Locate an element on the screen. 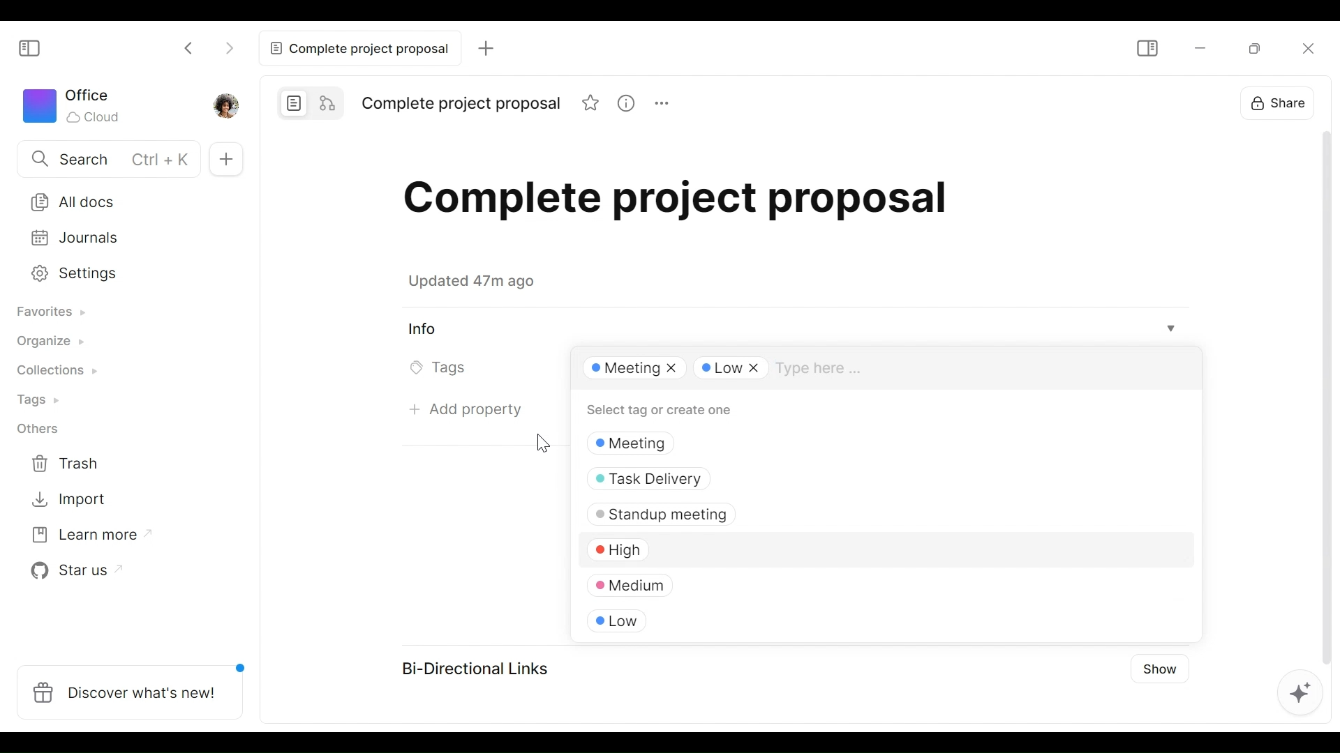 The height and width of the screenshot is (753, 1340). More options is located at coordinates (660, 102).